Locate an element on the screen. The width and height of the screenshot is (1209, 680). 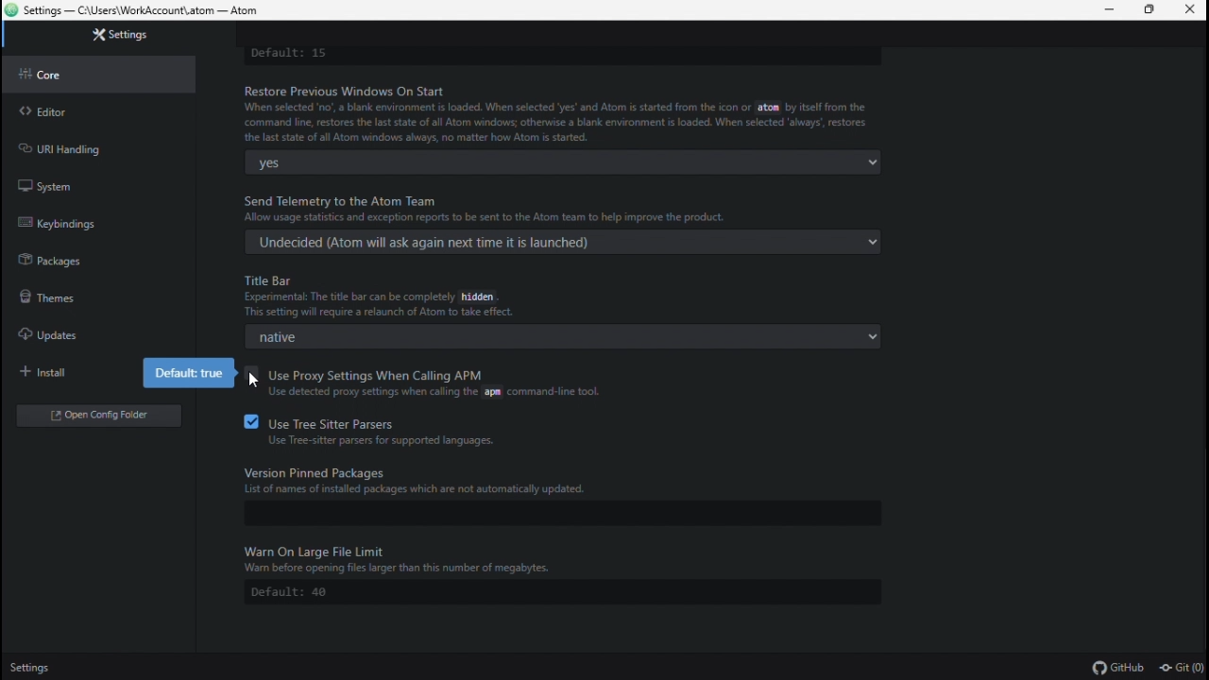
default true is located at coordinates (188, 373).